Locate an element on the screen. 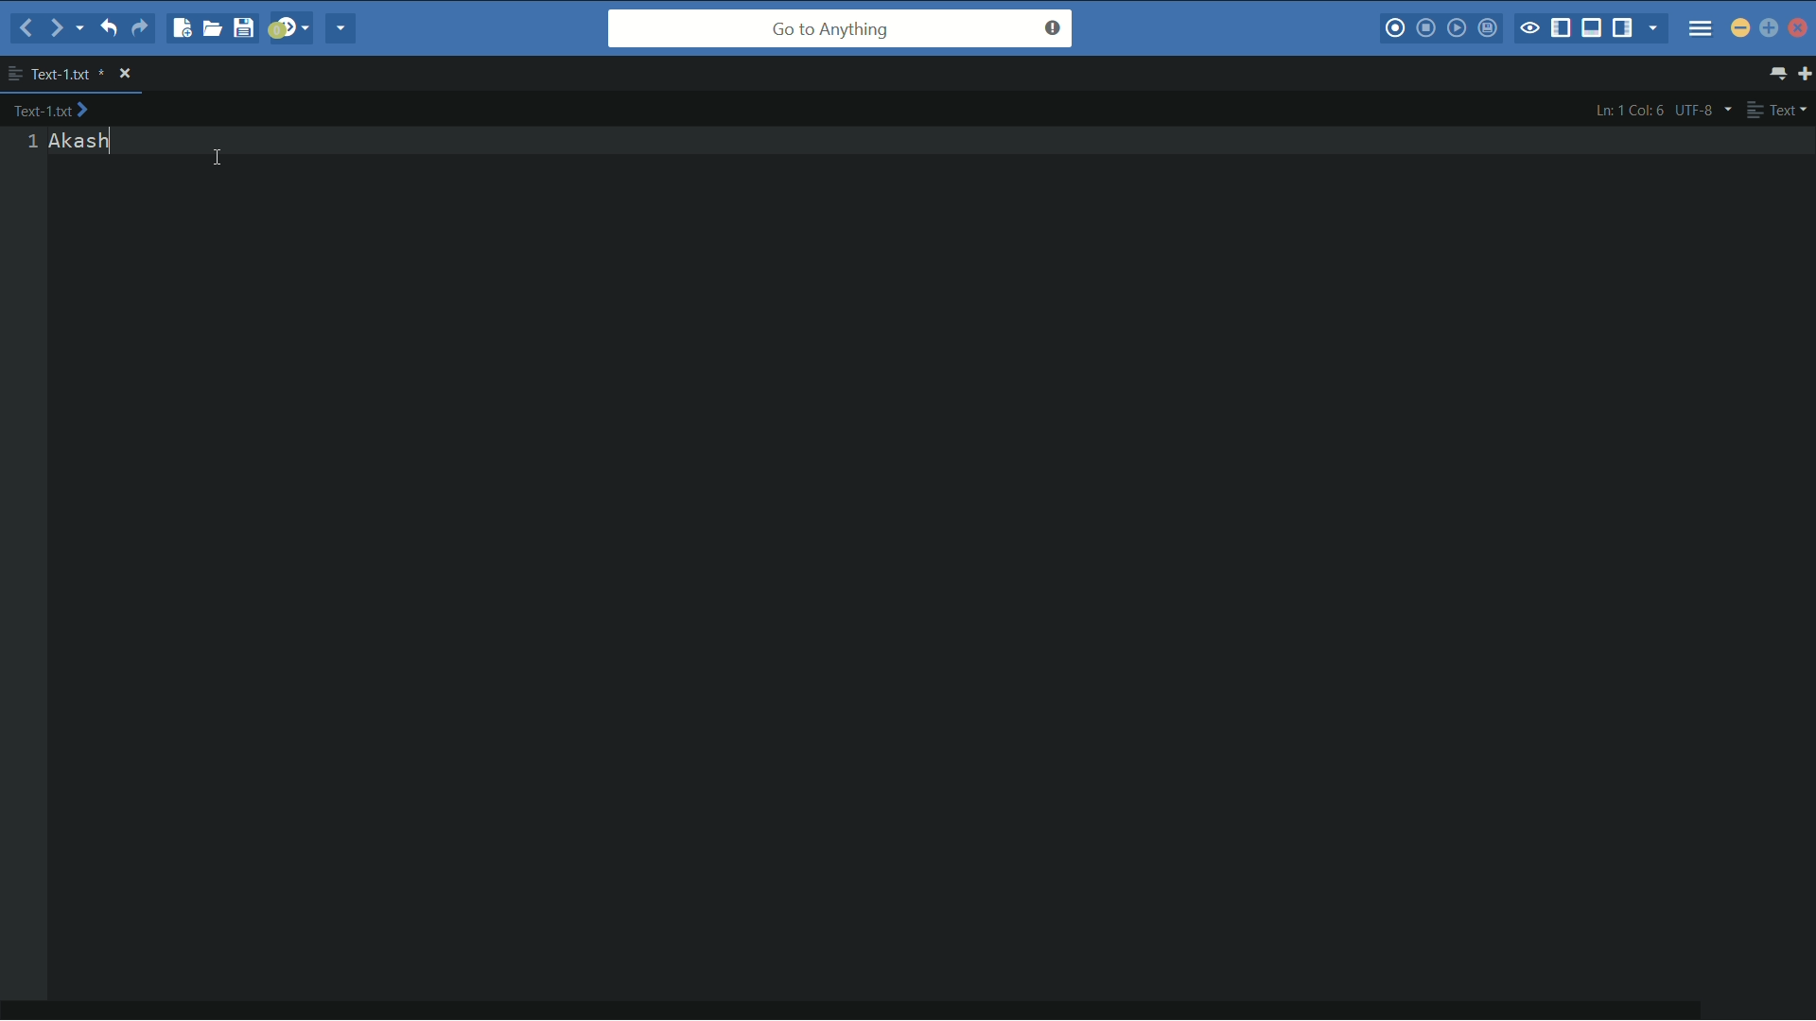 This screenshot has height=1021, width=1816. cursor is located at coordinates (218, 159).